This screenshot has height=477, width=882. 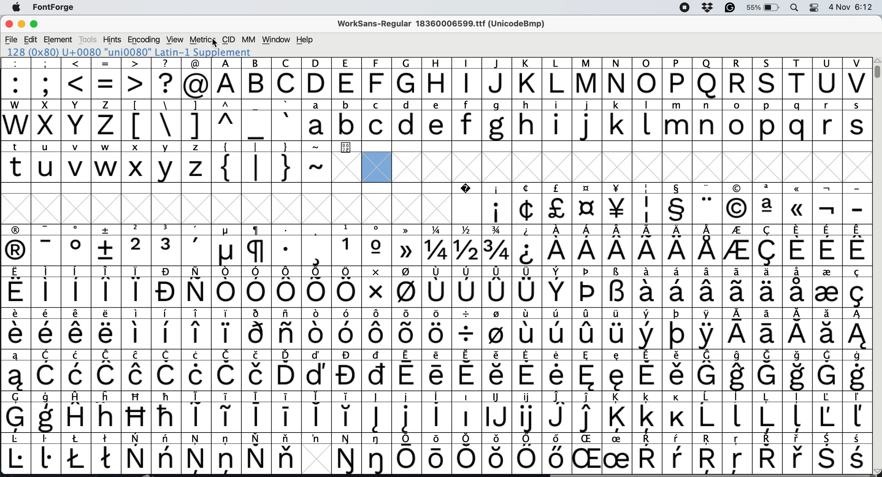 I want to click on special characters, so click(x=436, y=334).